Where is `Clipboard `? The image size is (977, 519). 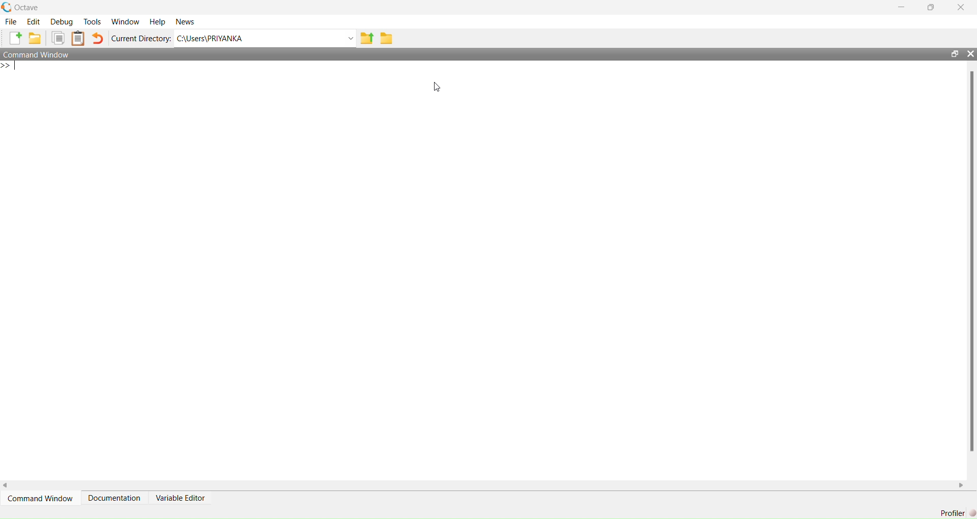
Clipboard  is located at coordinates (79, 38).